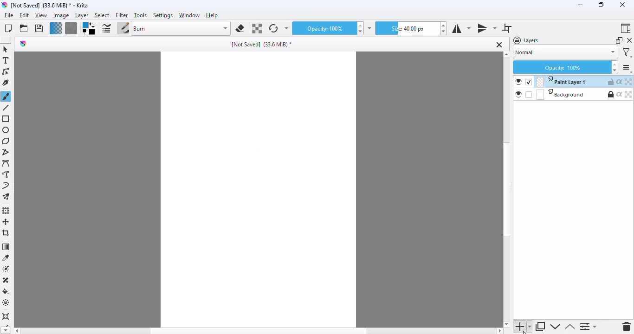 This screenshot has height=334, width=634. What do you see at coordinates (41, 16) in the screenshot?
I see `view` at bounding box center [41, 16].